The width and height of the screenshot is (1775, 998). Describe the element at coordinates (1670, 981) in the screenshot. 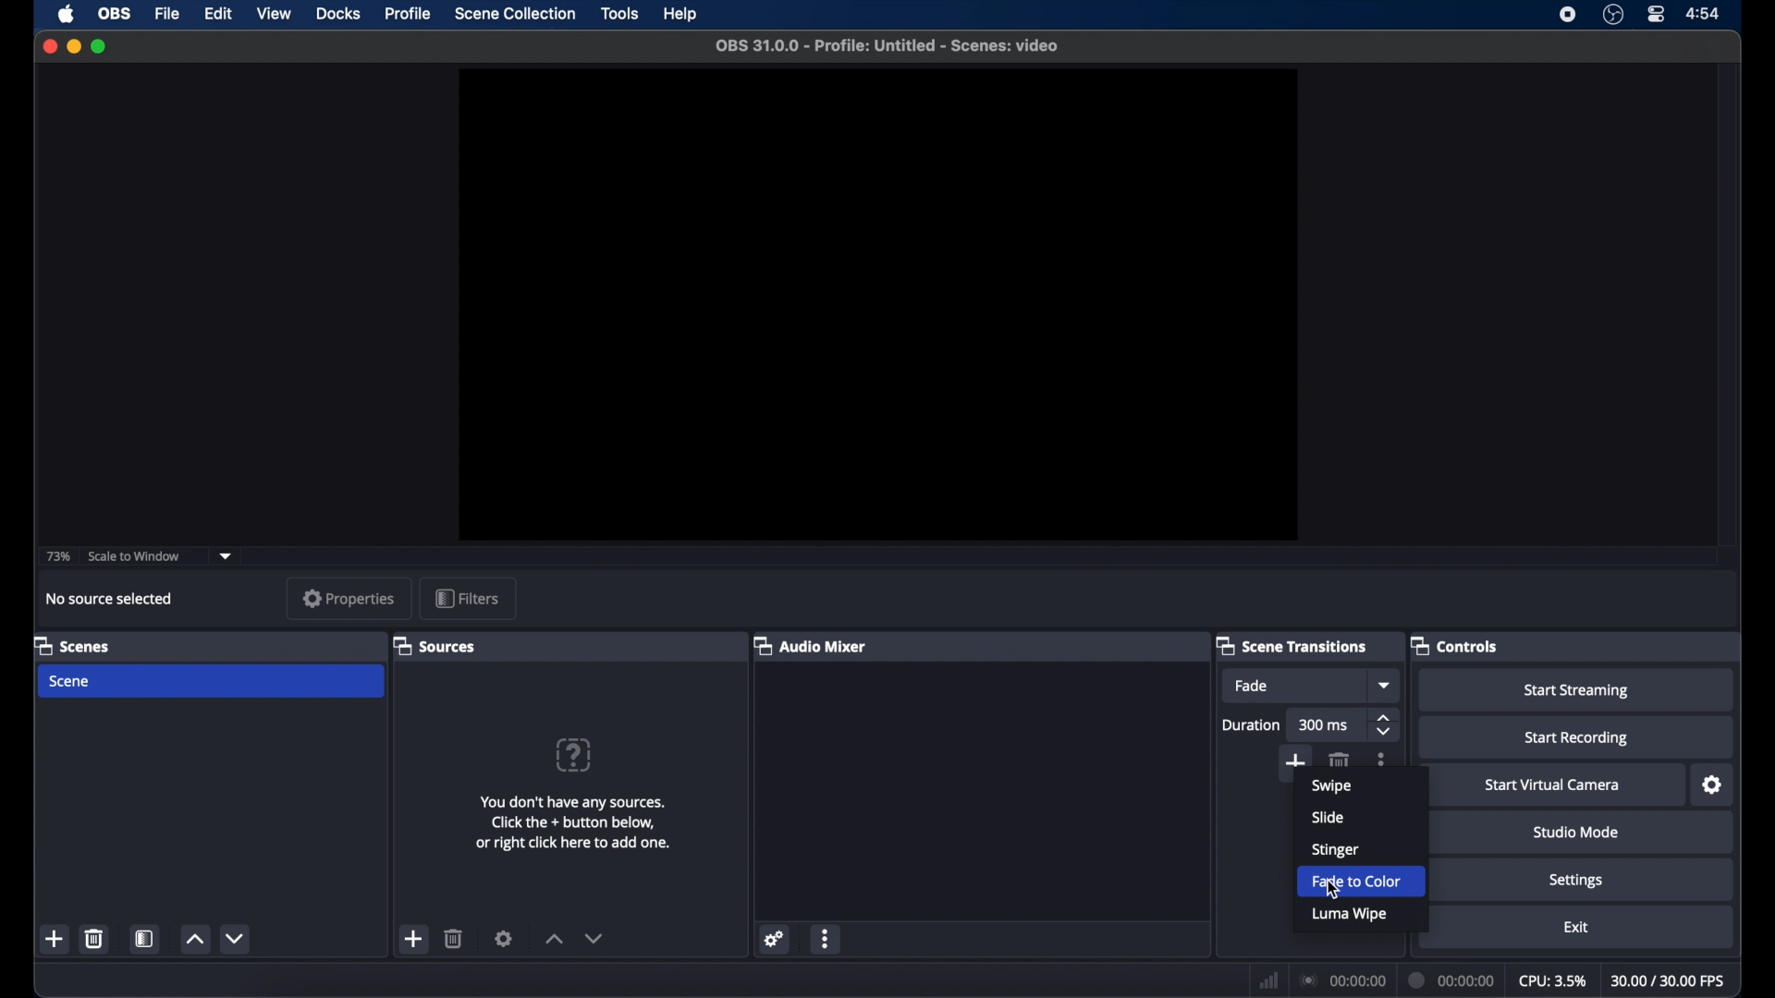

I see `fps` at that location.